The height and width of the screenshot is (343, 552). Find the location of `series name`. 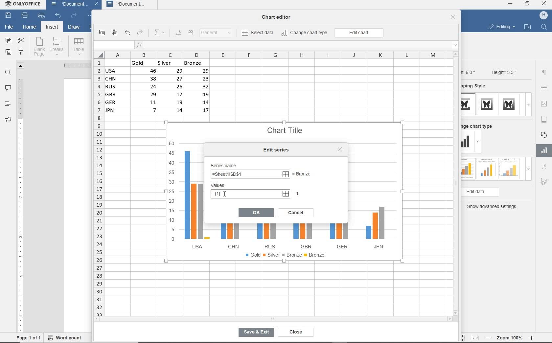

series name is located at coordinates (226, 165).